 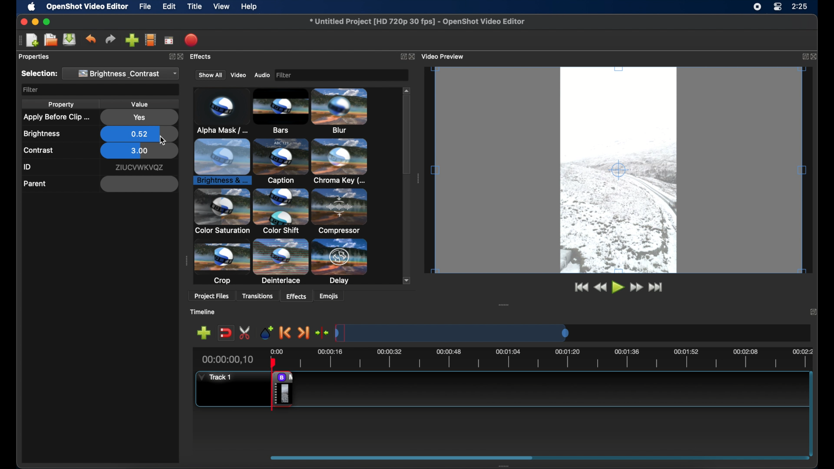 I want to click on selection:, so click(x=39, y=74).